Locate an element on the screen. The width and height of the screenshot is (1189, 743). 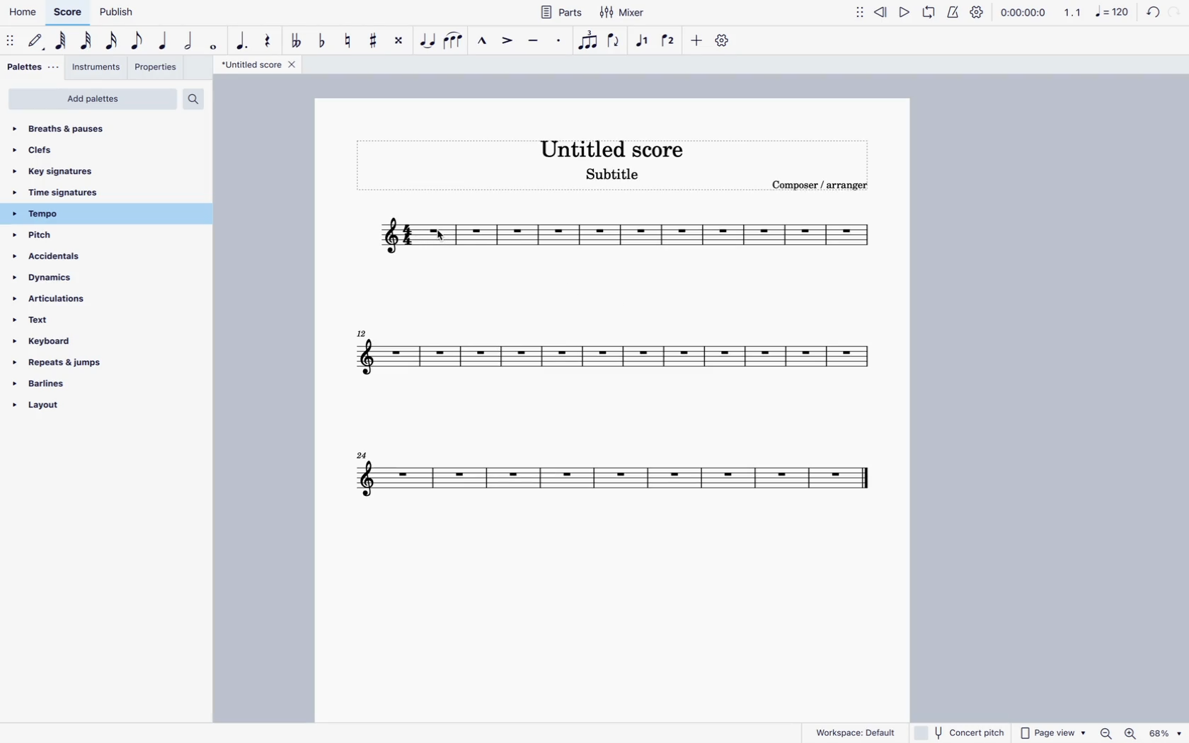
workspace is located at coordinates (855, 730).